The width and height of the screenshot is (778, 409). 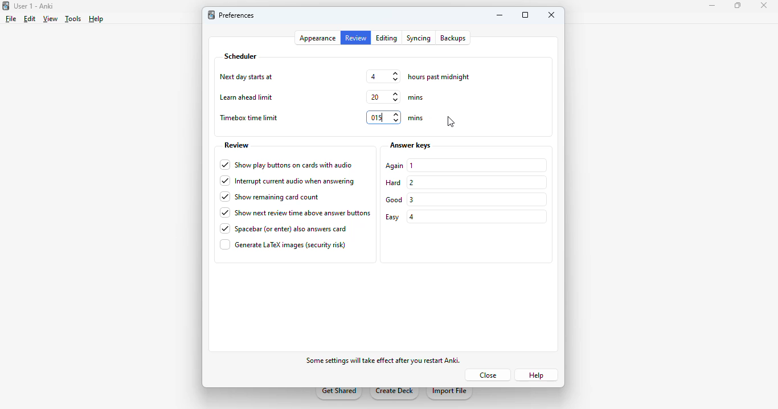 I want to click on 3, so click(x=412, y=200).